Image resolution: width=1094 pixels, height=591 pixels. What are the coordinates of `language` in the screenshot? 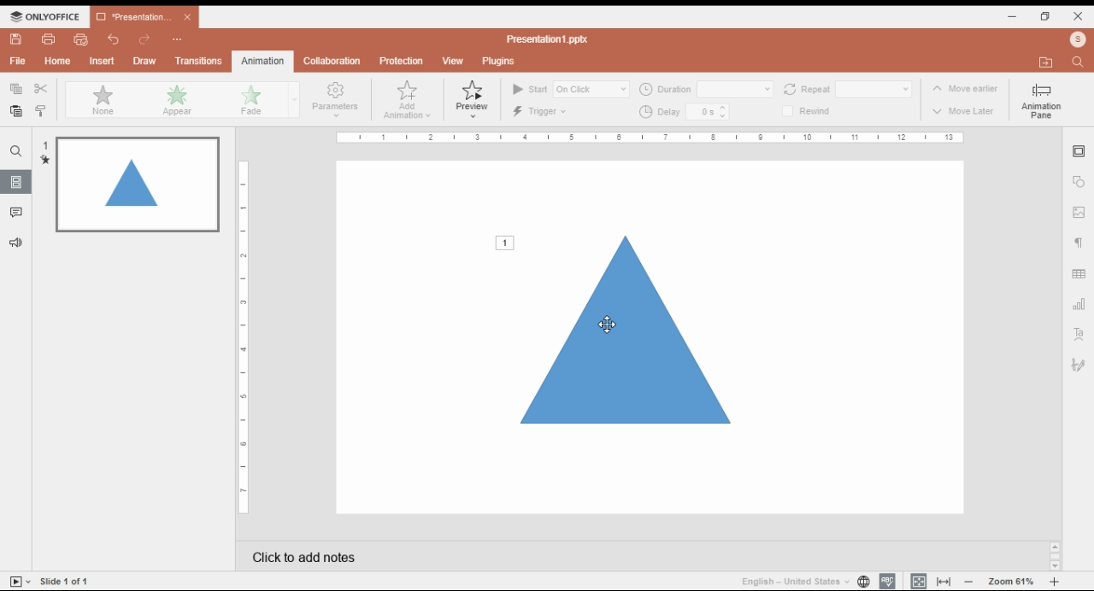 It's located at (791, 580).